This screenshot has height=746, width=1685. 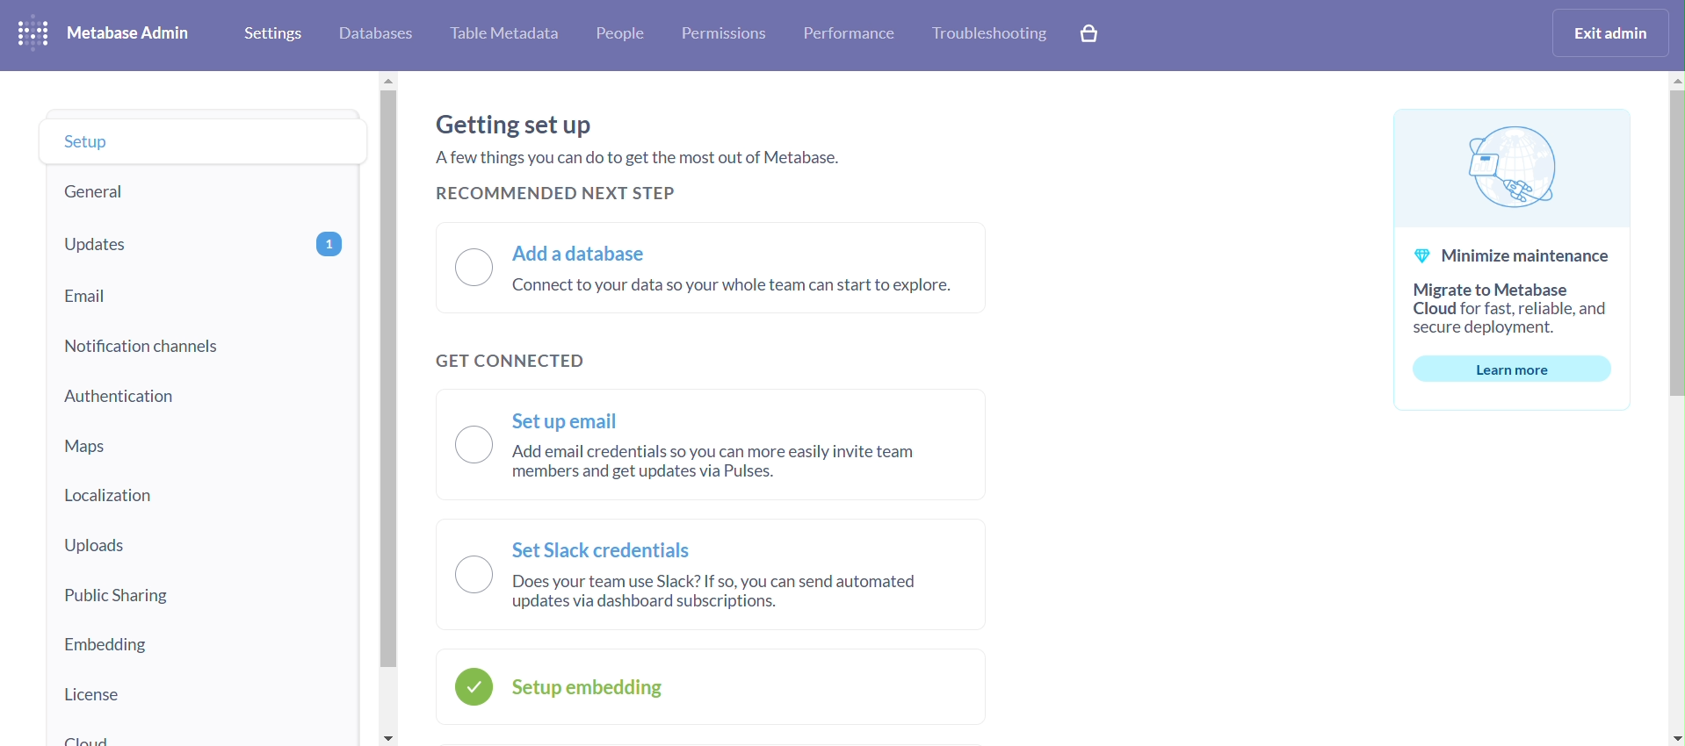 I want to click on localization, so click(x=199, y=496).